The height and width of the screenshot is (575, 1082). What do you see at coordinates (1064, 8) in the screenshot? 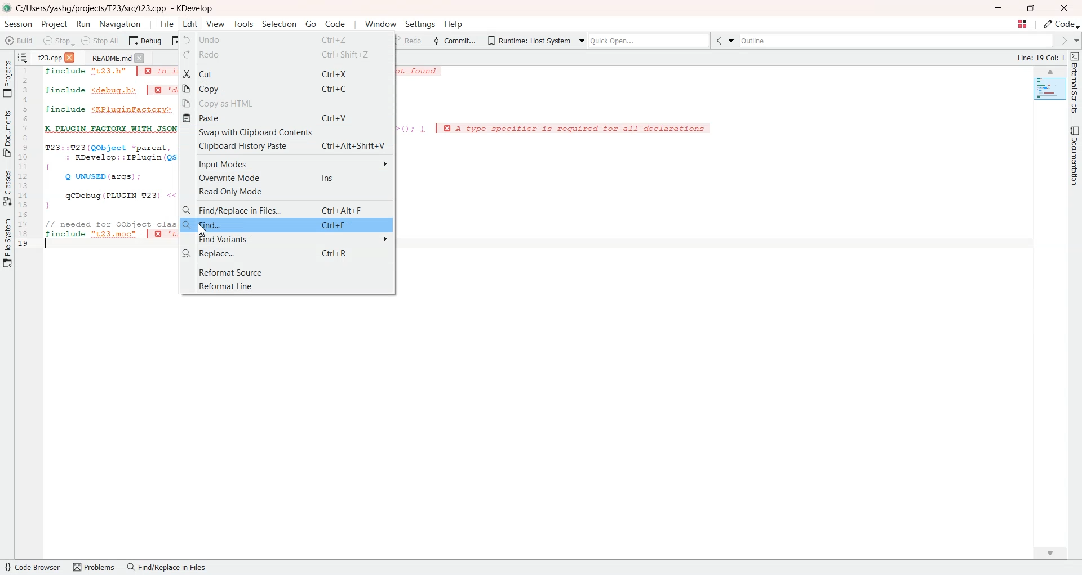
I see `Close` at bounding box center [1064, 8].